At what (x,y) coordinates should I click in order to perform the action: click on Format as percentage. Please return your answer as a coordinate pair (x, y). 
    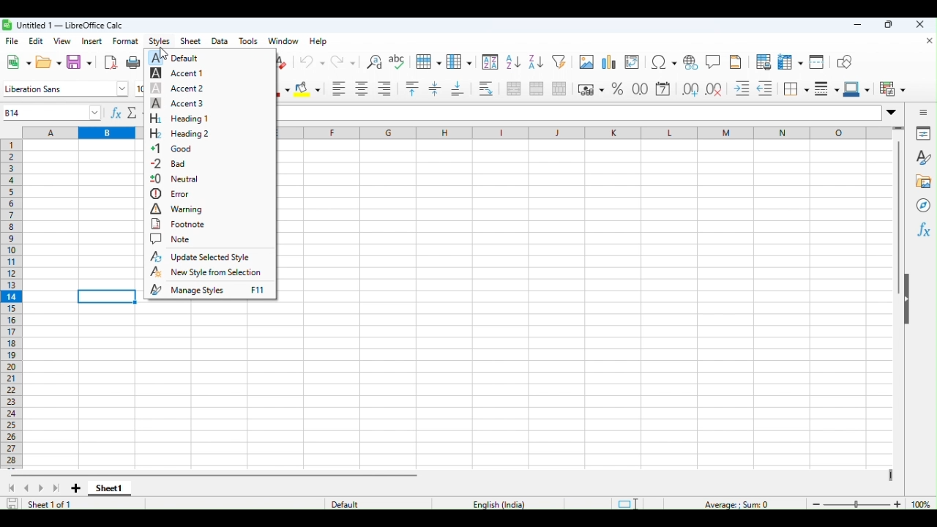
    Looking at the image, I should click on (620, 89).